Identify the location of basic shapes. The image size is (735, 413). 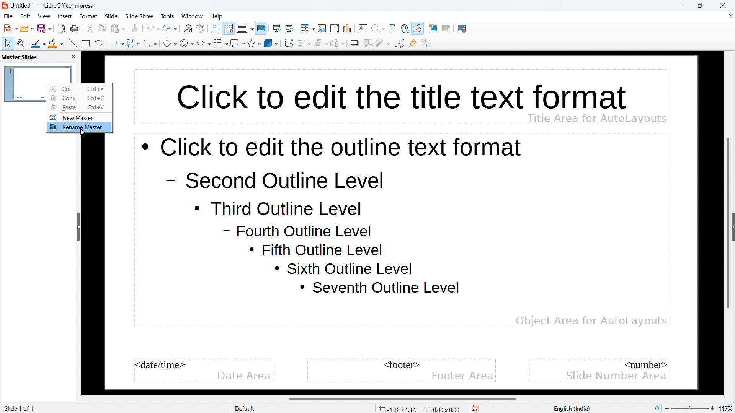
(170, 43).